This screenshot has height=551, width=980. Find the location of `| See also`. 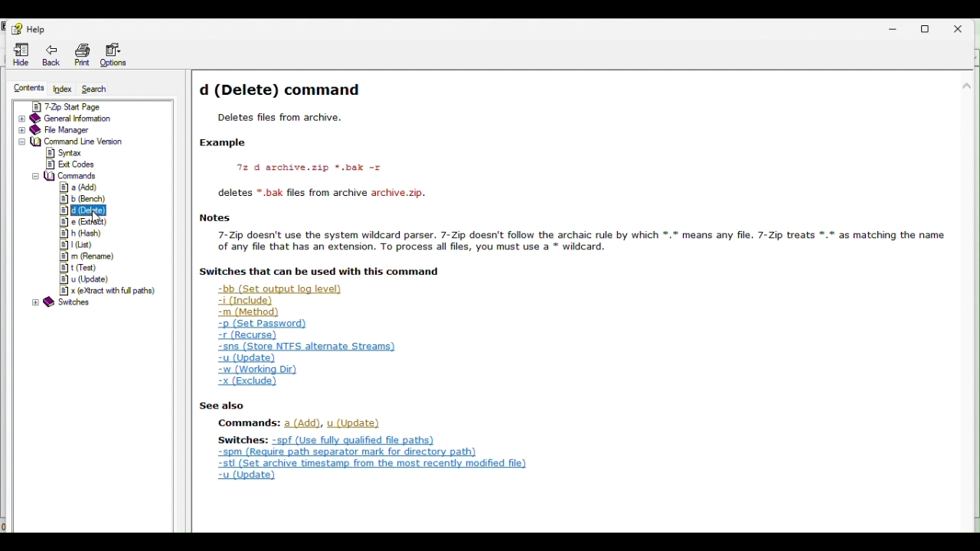

| See also is located at coordinates (225, 405).